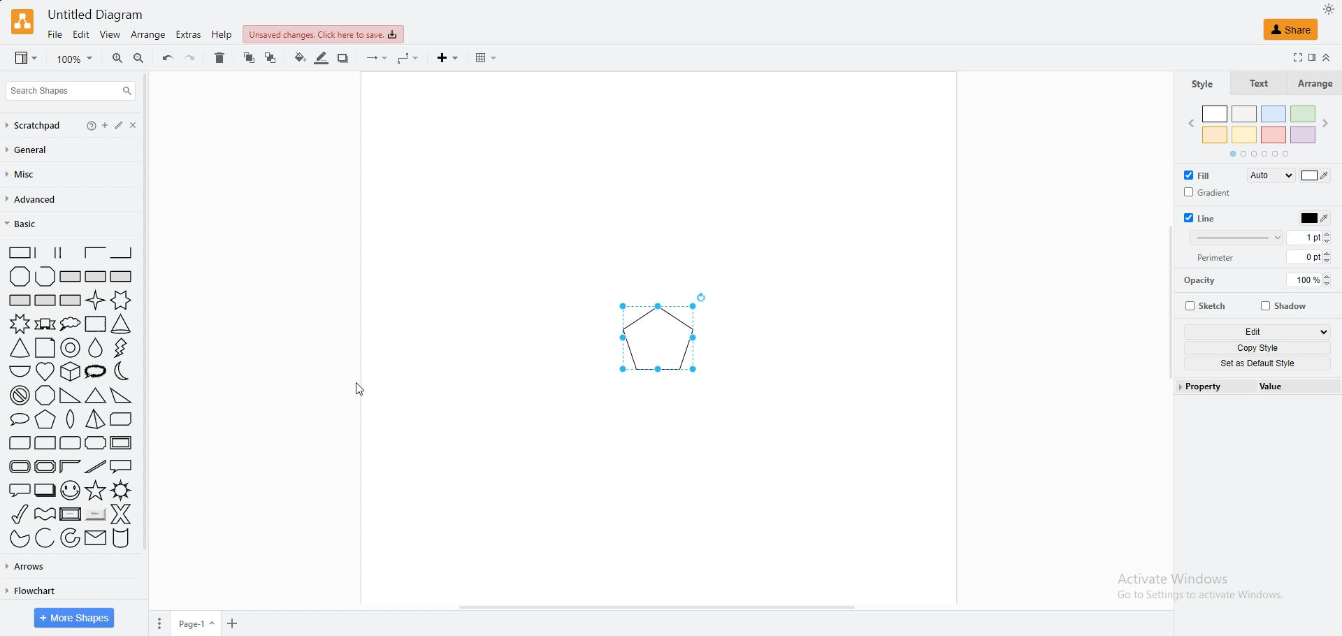 The width and height of the screenshot is (1342, 636). What do you see at coordinates (29, 591) in the screenshot?
I see `flowchart` at bounding box center [29, 591].